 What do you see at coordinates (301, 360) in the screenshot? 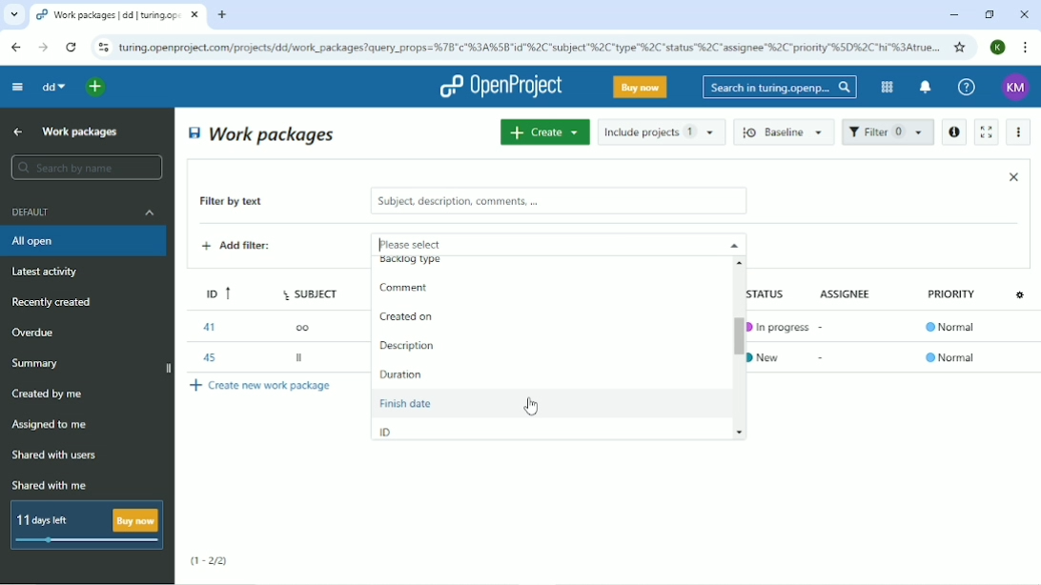
I see `ll` at bounding box center [301, 360].